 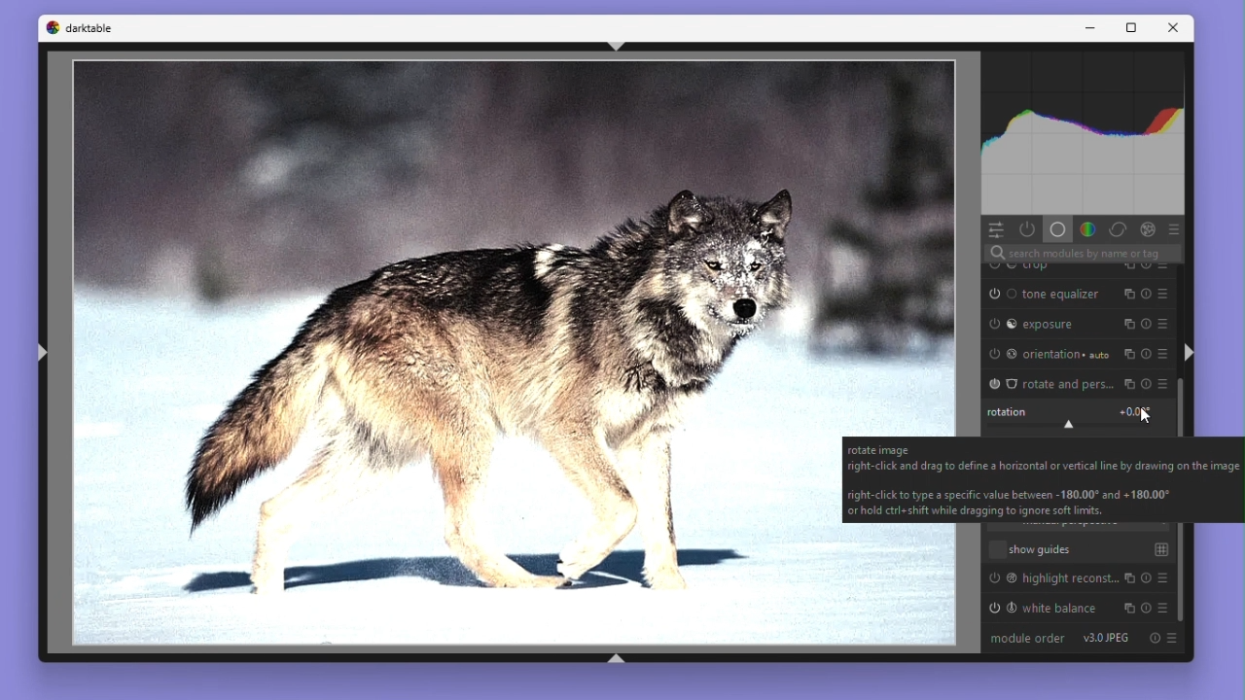 What do you see at coordinates (1086, 29) in the screenshot?
I see `Minimise` at bounding box center [1086, 29].